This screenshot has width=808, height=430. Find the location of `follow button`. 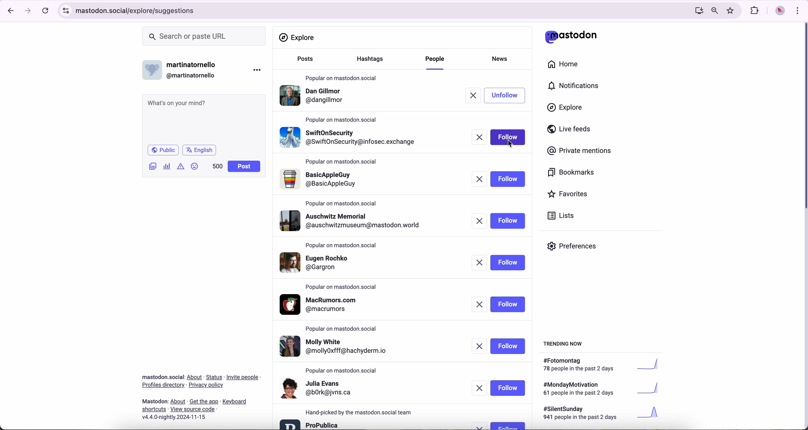

follow button is located at coordinates (508, 425).